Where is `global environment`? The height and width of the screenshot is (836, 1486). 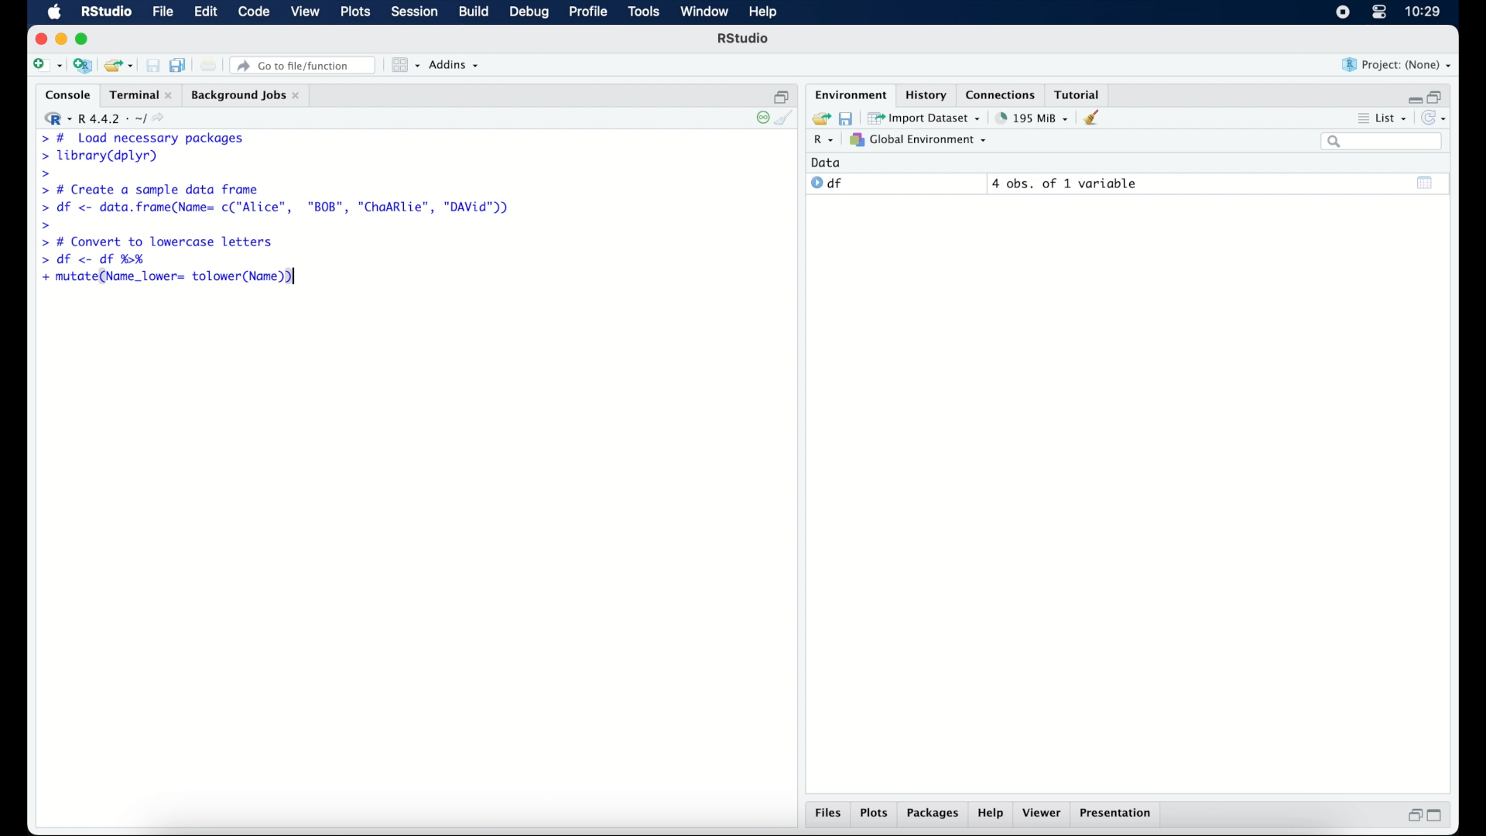 global environment is located at coordinates (919, 140).